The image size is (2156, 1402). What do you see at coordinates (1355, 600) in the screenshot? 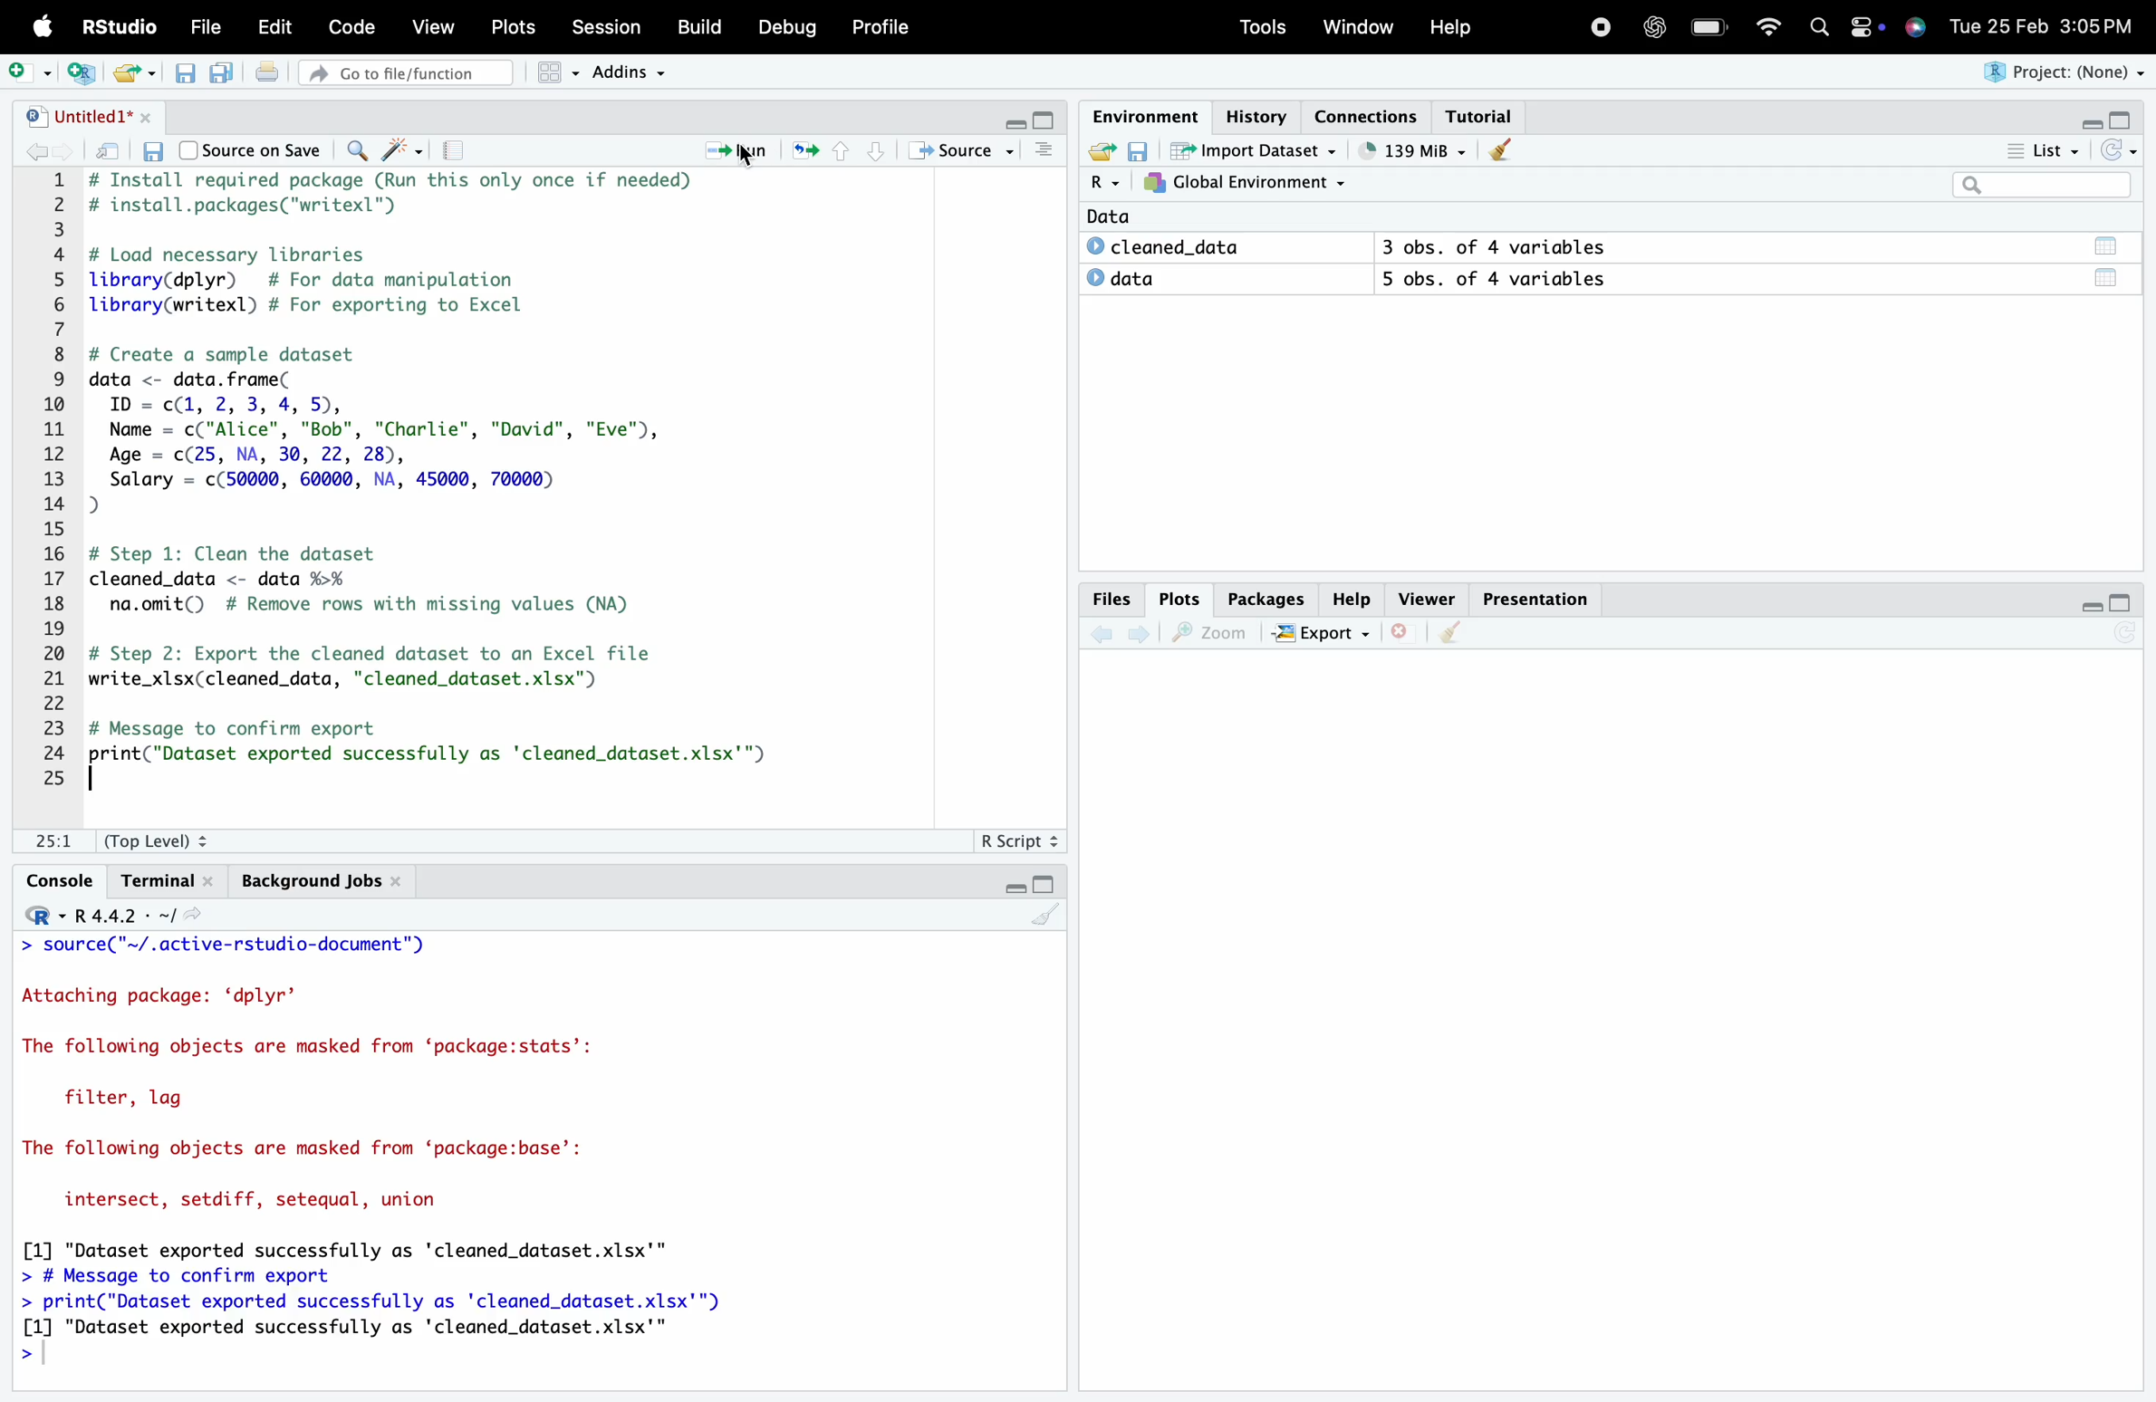
I see `Help` at bounding box center [1355, 600].